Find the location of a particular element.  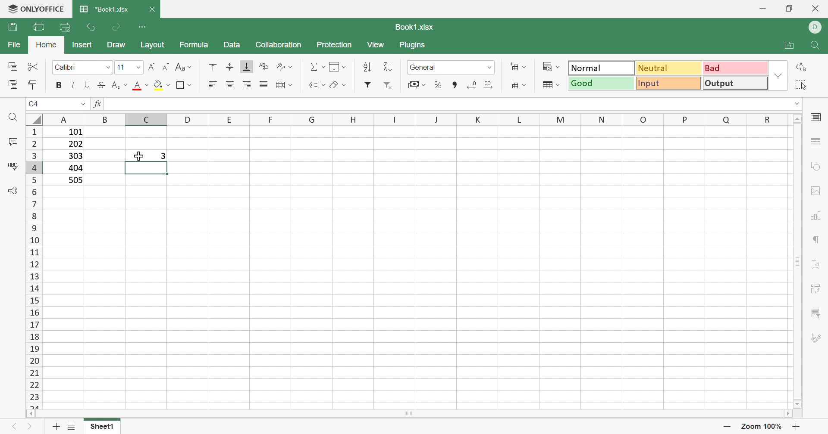

Orientation is located at coordinates (285, 66).